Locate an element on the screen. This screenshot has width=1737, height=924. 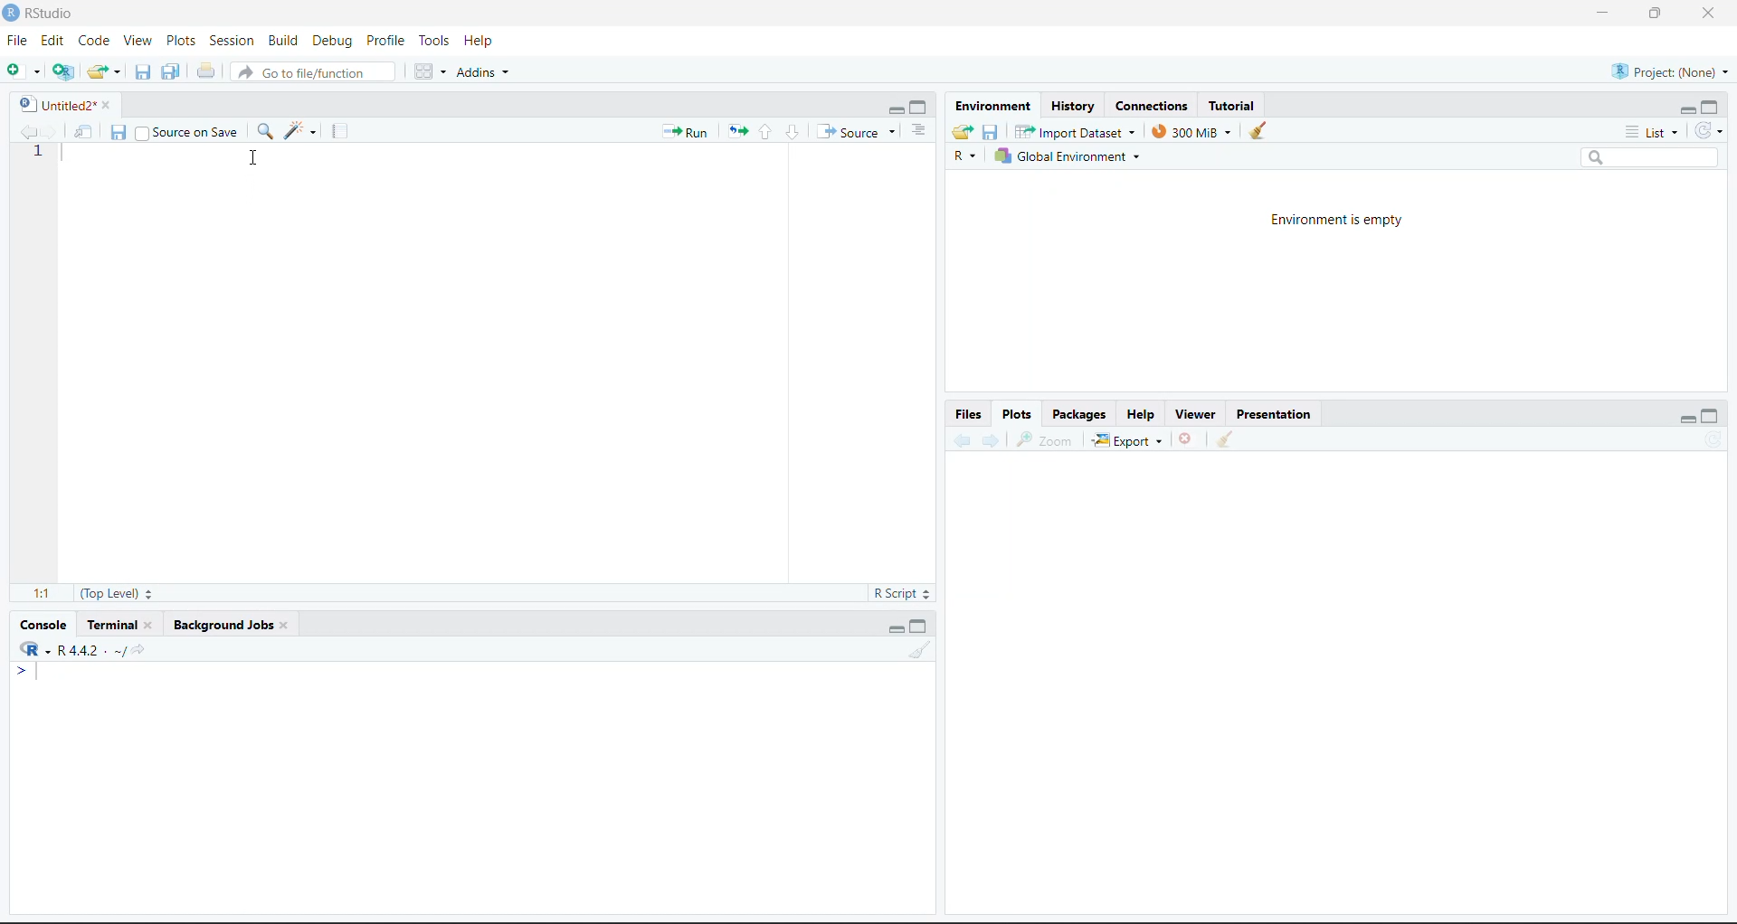
show in new window is located at coordinates (86, 130).